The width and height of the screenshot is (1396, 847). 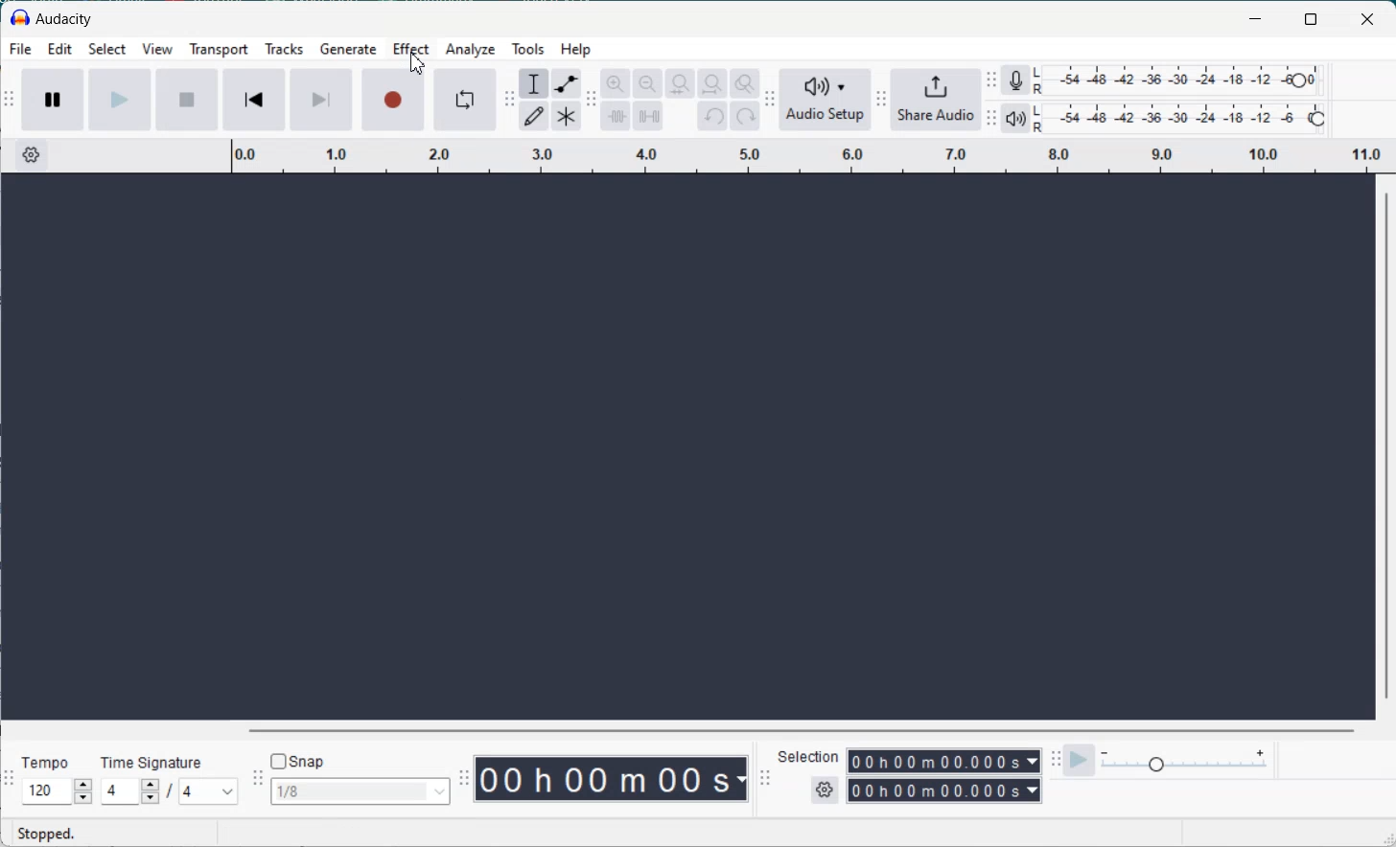 What do you see at coordinates (52, 102) in the screenshot?
I see `Pause` at bounding box center [52, 102].